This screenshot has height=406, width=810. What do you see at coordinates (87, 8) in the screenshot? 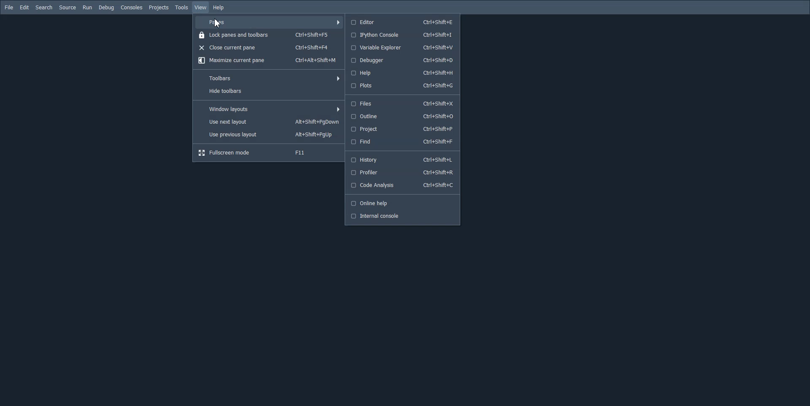
I see `Run` at bounding box center [87, 8].